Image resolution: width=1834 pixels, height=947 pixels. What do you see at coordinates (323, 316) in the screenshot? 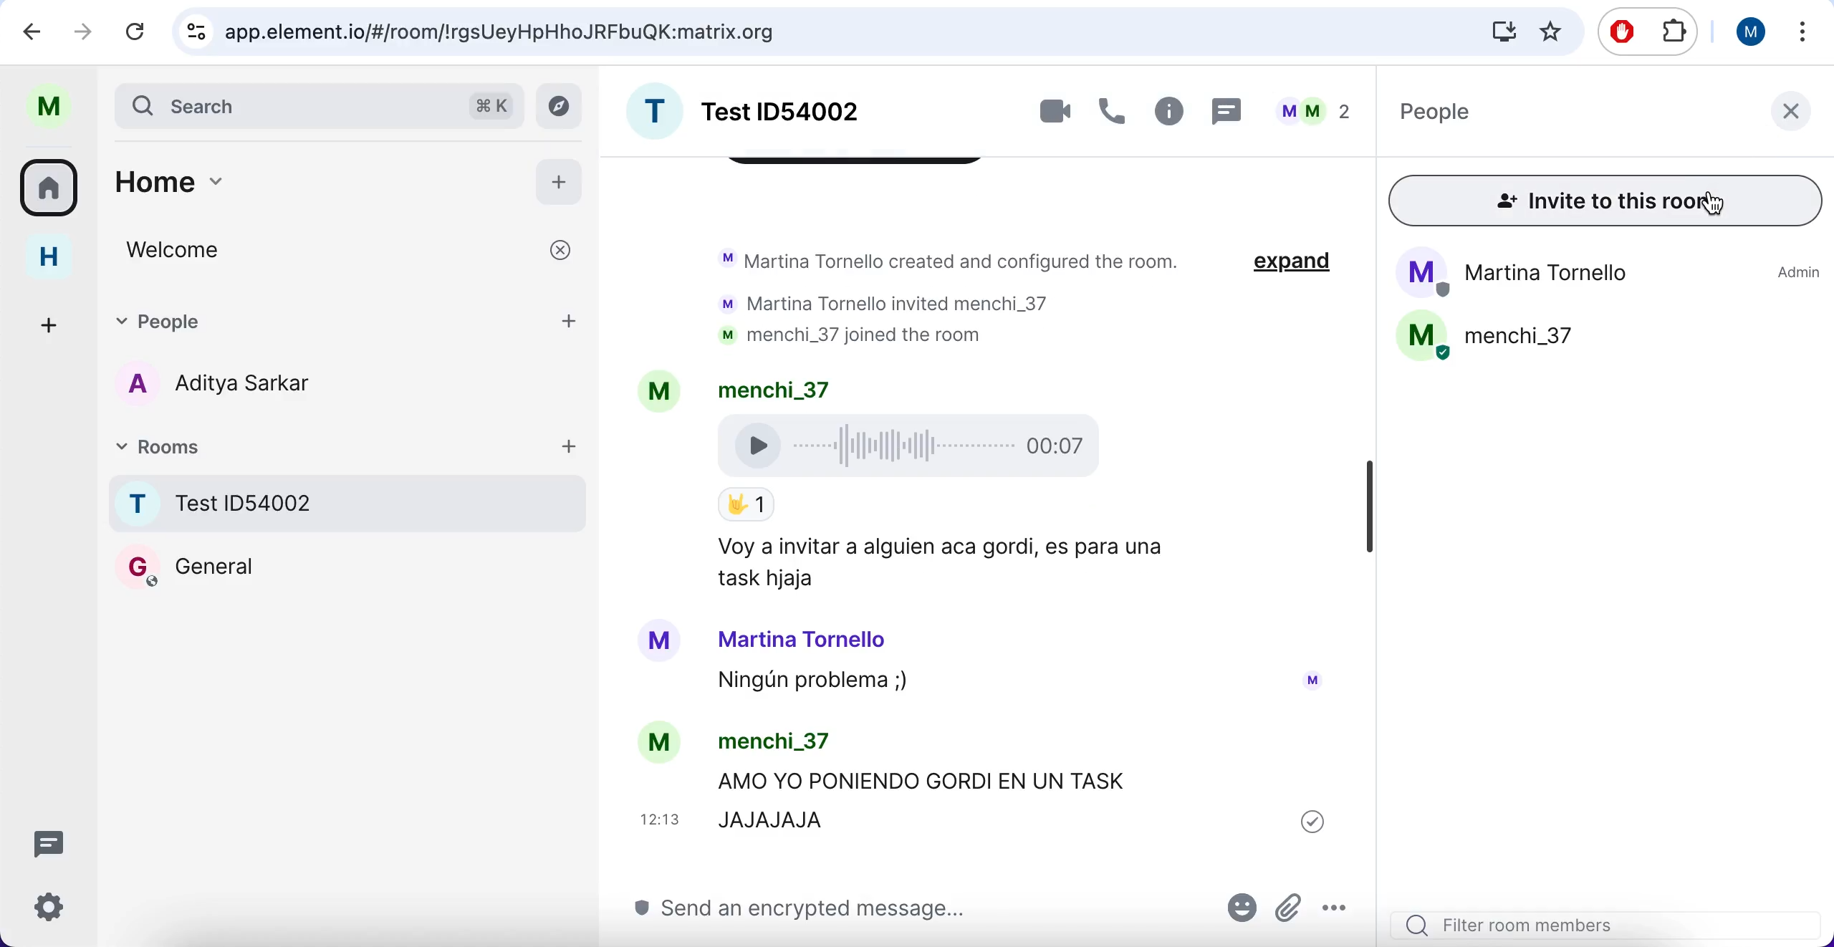
I see `people` at bounding box center [323, 316].